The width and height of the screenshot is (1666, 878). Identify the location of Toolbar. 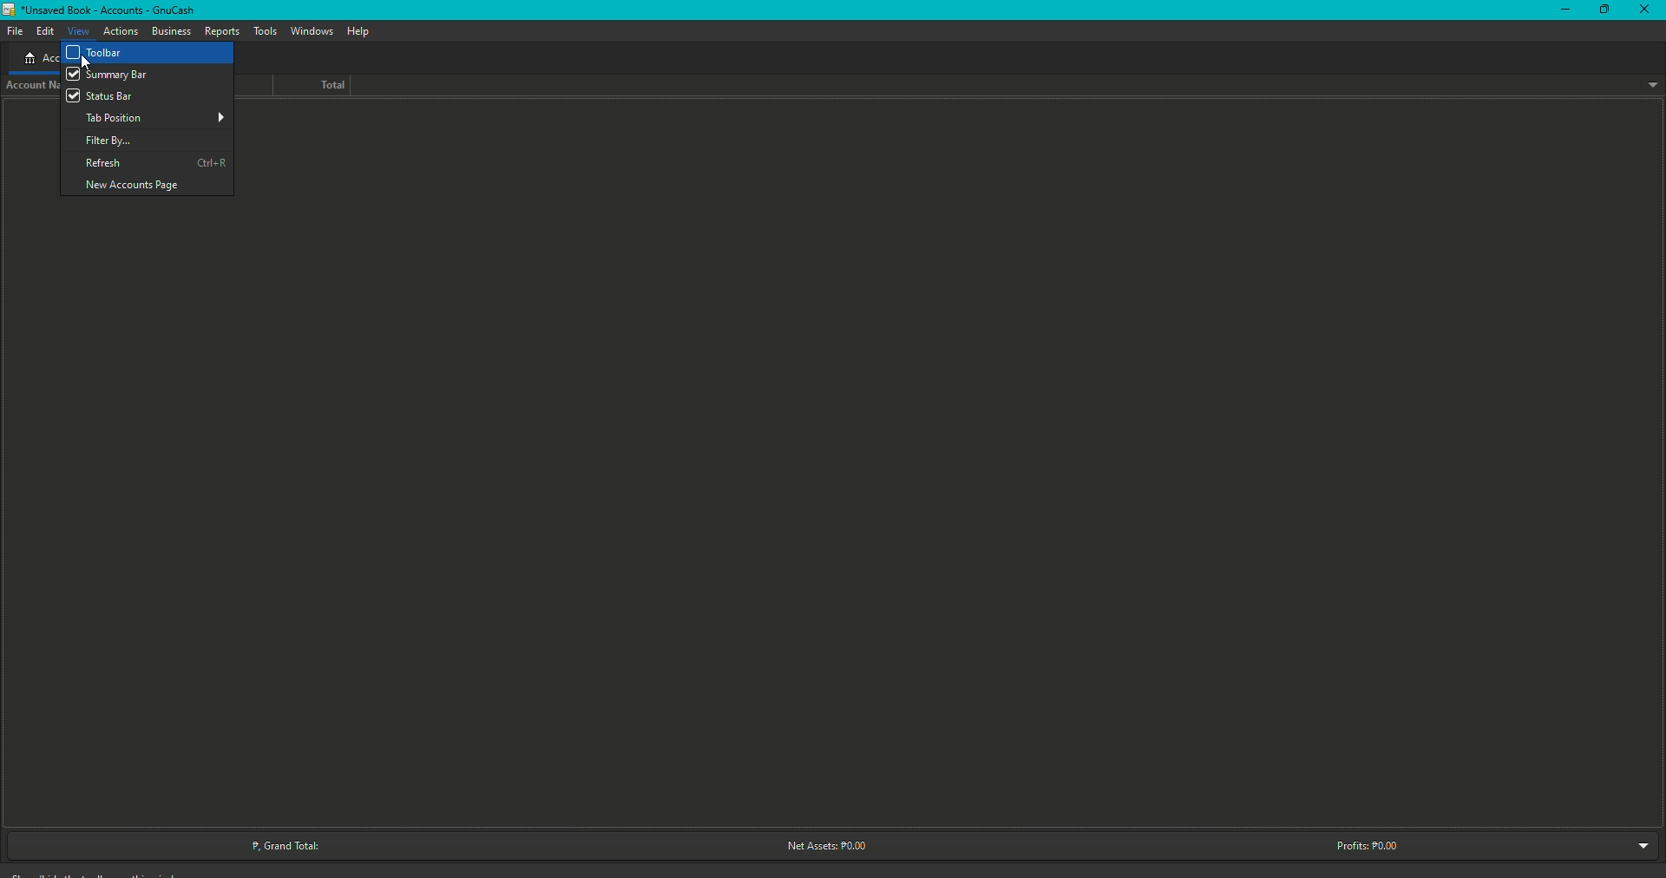
(103, 52).